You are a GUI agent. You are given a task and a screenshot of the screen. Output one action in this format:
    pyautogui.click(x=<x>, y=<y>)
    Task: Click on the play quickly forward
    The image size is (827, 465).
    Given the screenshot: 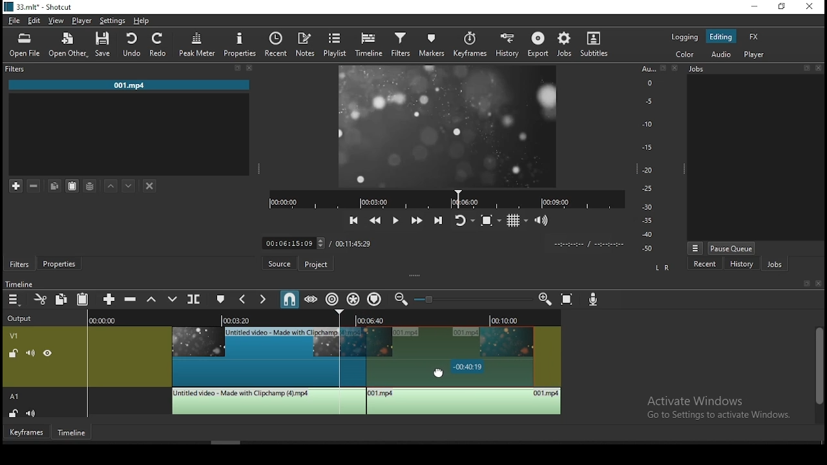 What is the action you would take?
    pyautogui.click(x=417, y=220)
    